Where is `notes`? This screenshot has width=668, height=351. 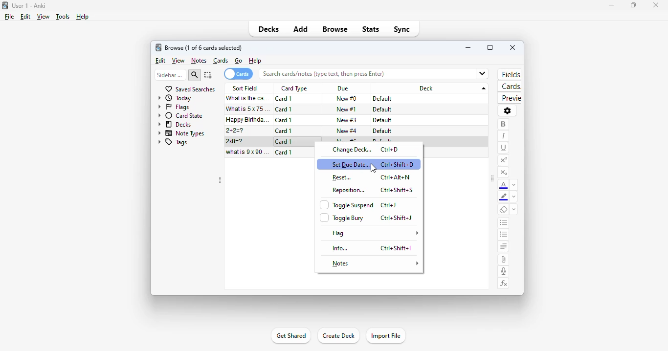
notes is located at coordinates (375, 263).